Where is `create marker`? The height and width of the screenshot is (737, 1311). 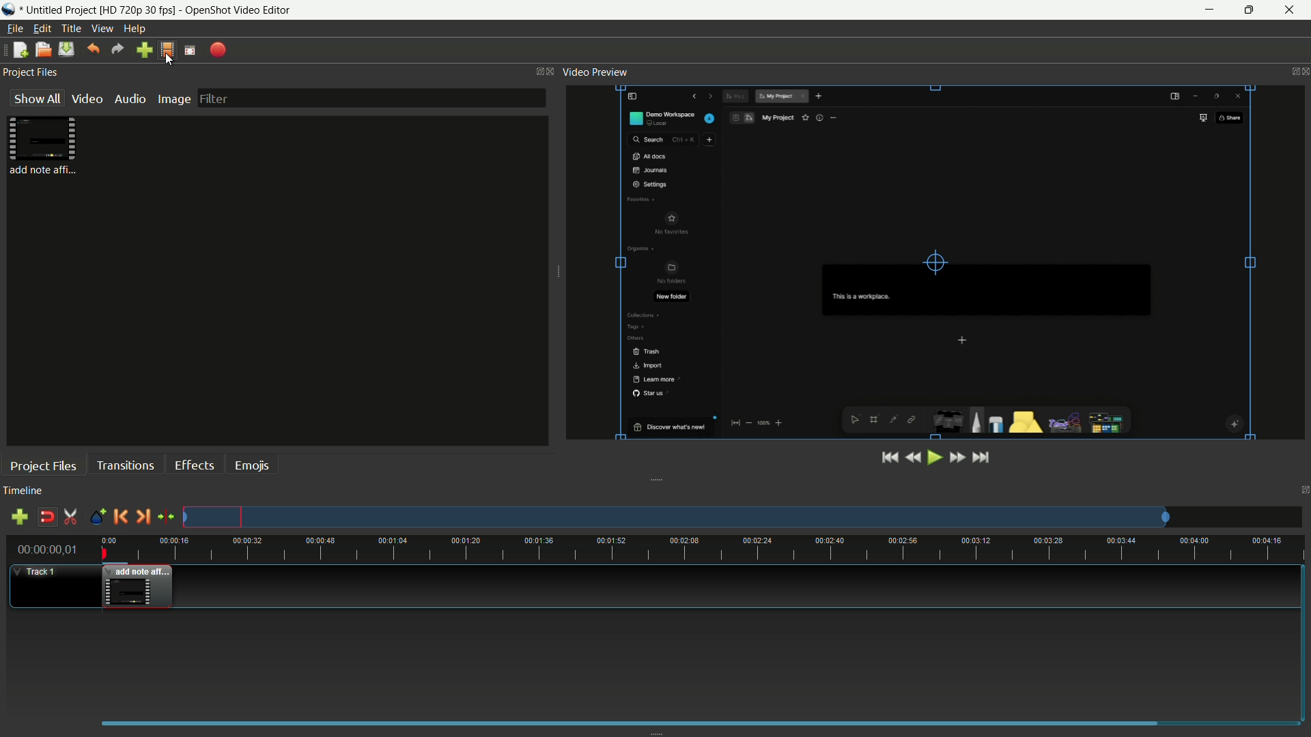 create marker is located at coordinates (96, 518).